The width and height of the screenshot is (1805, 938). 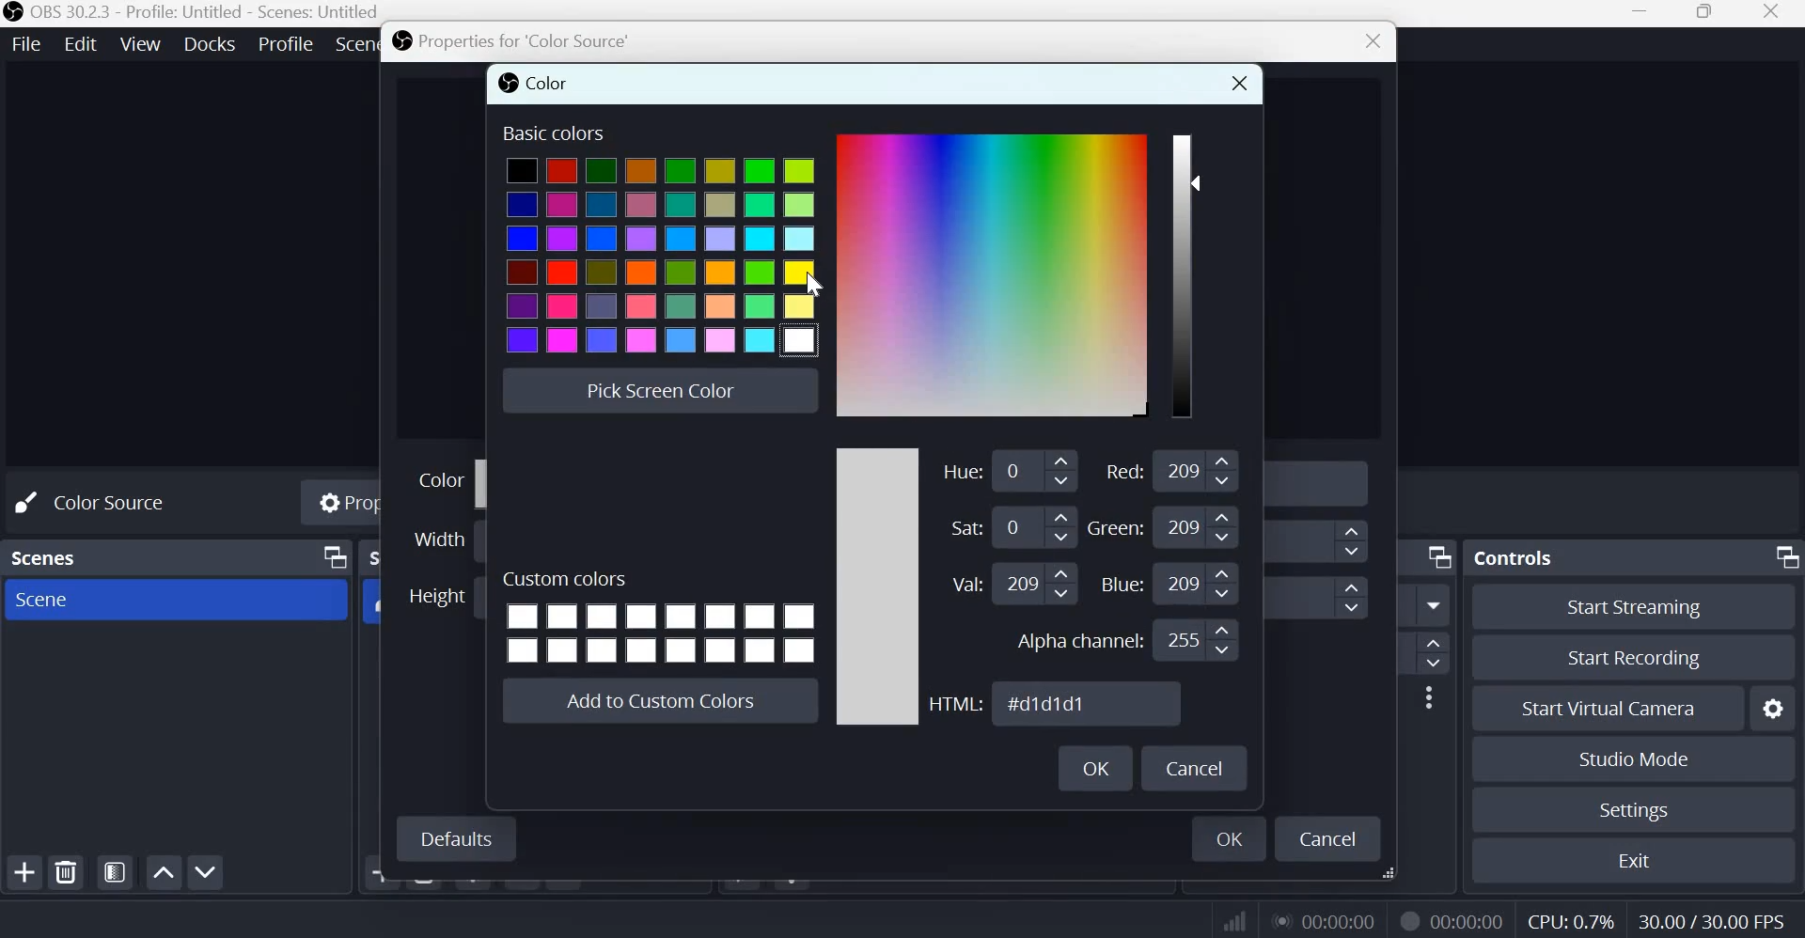 I want to click on Basic colors, so click(x=557, y=133).